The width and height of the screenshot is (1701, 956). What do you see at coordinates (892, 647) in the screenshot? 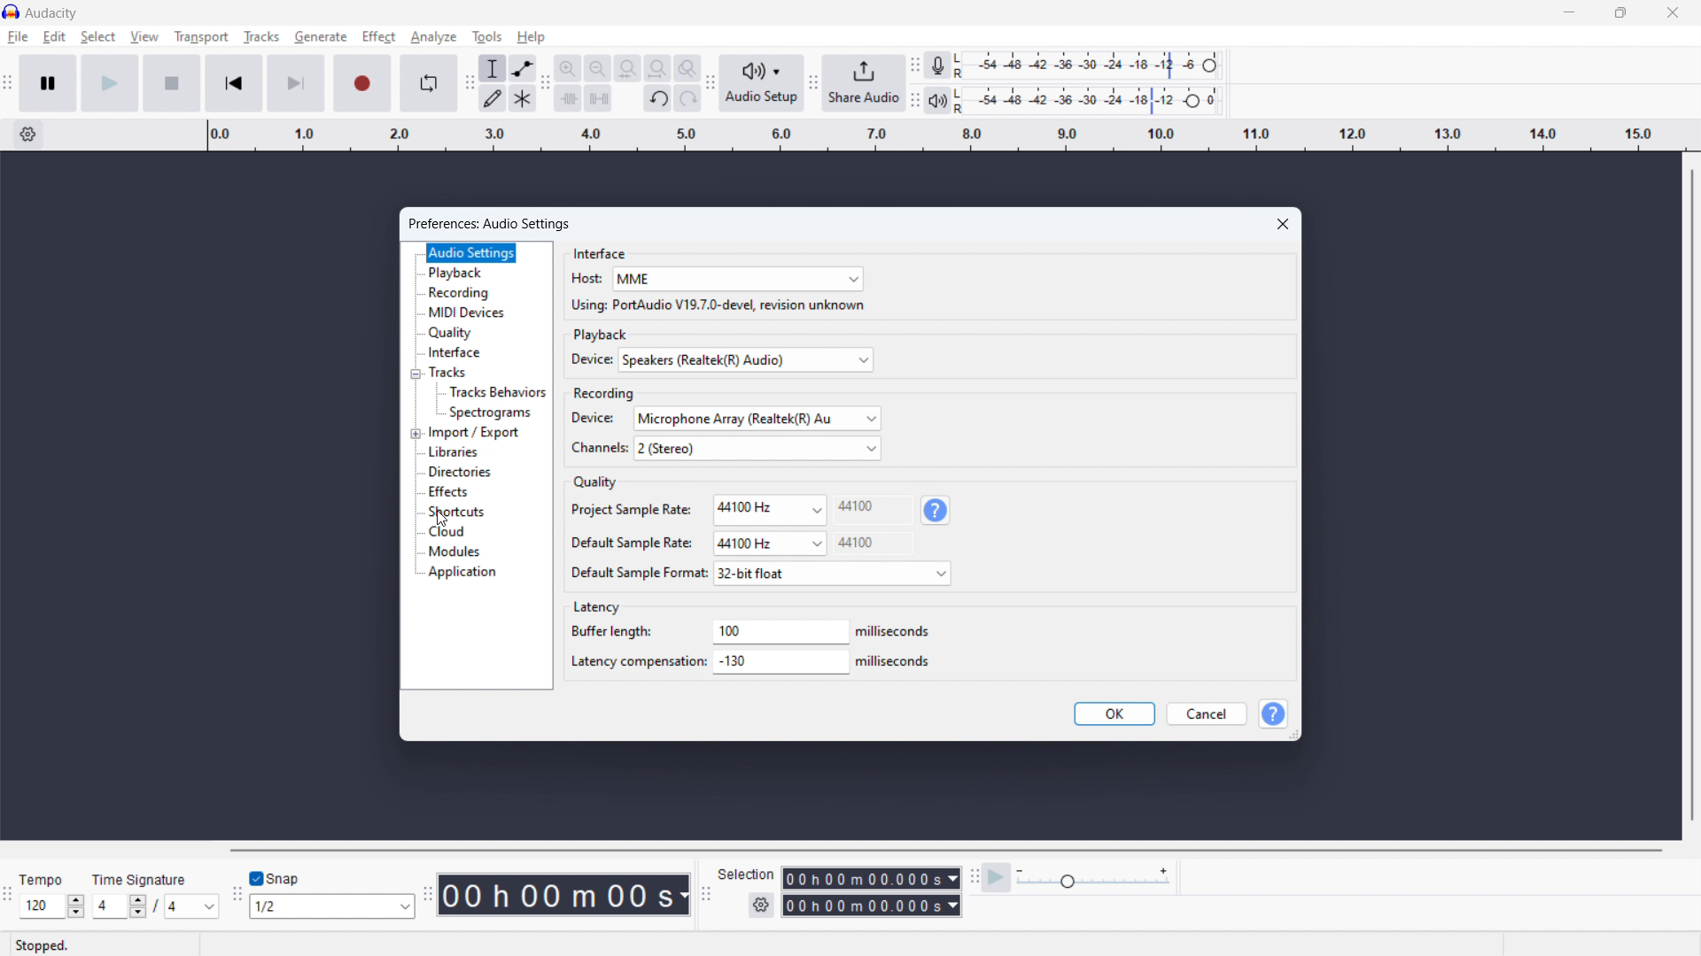
I see `Current measurement for Latency settings` at bounding box center [892, 647].